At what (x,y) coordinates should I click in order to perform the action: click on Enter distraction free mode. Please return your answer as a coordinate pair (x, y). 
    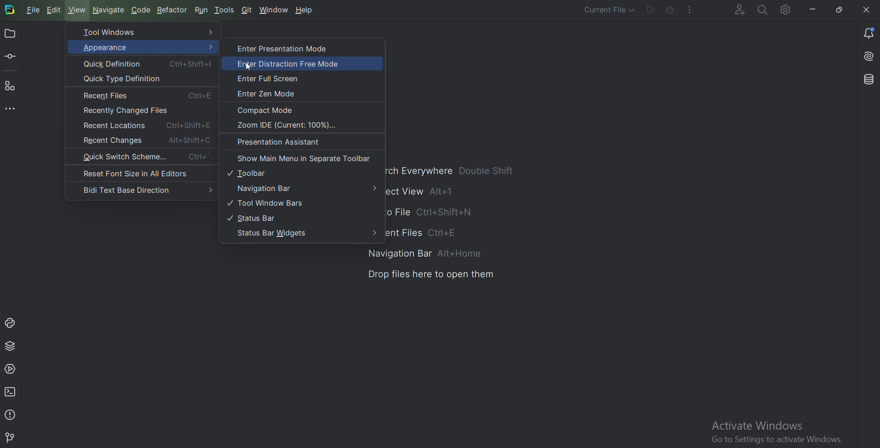
    Looking at the image, I should click on (297, 64).